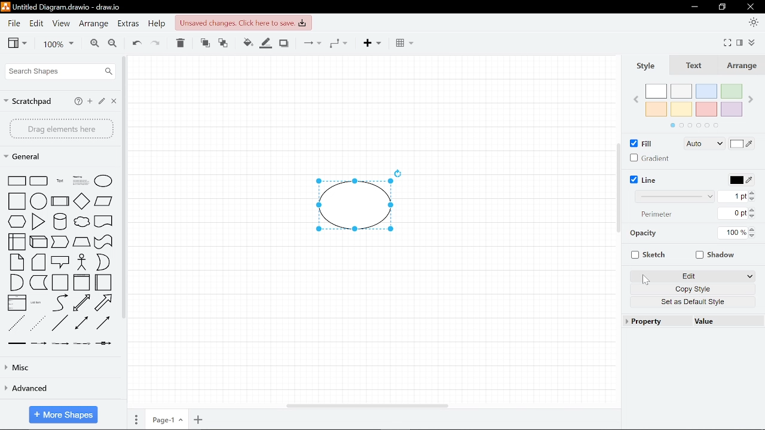 The image size is (765, 430). Describe the element at coordinates (14, 23) in the screenshot. I see `File` at that location.